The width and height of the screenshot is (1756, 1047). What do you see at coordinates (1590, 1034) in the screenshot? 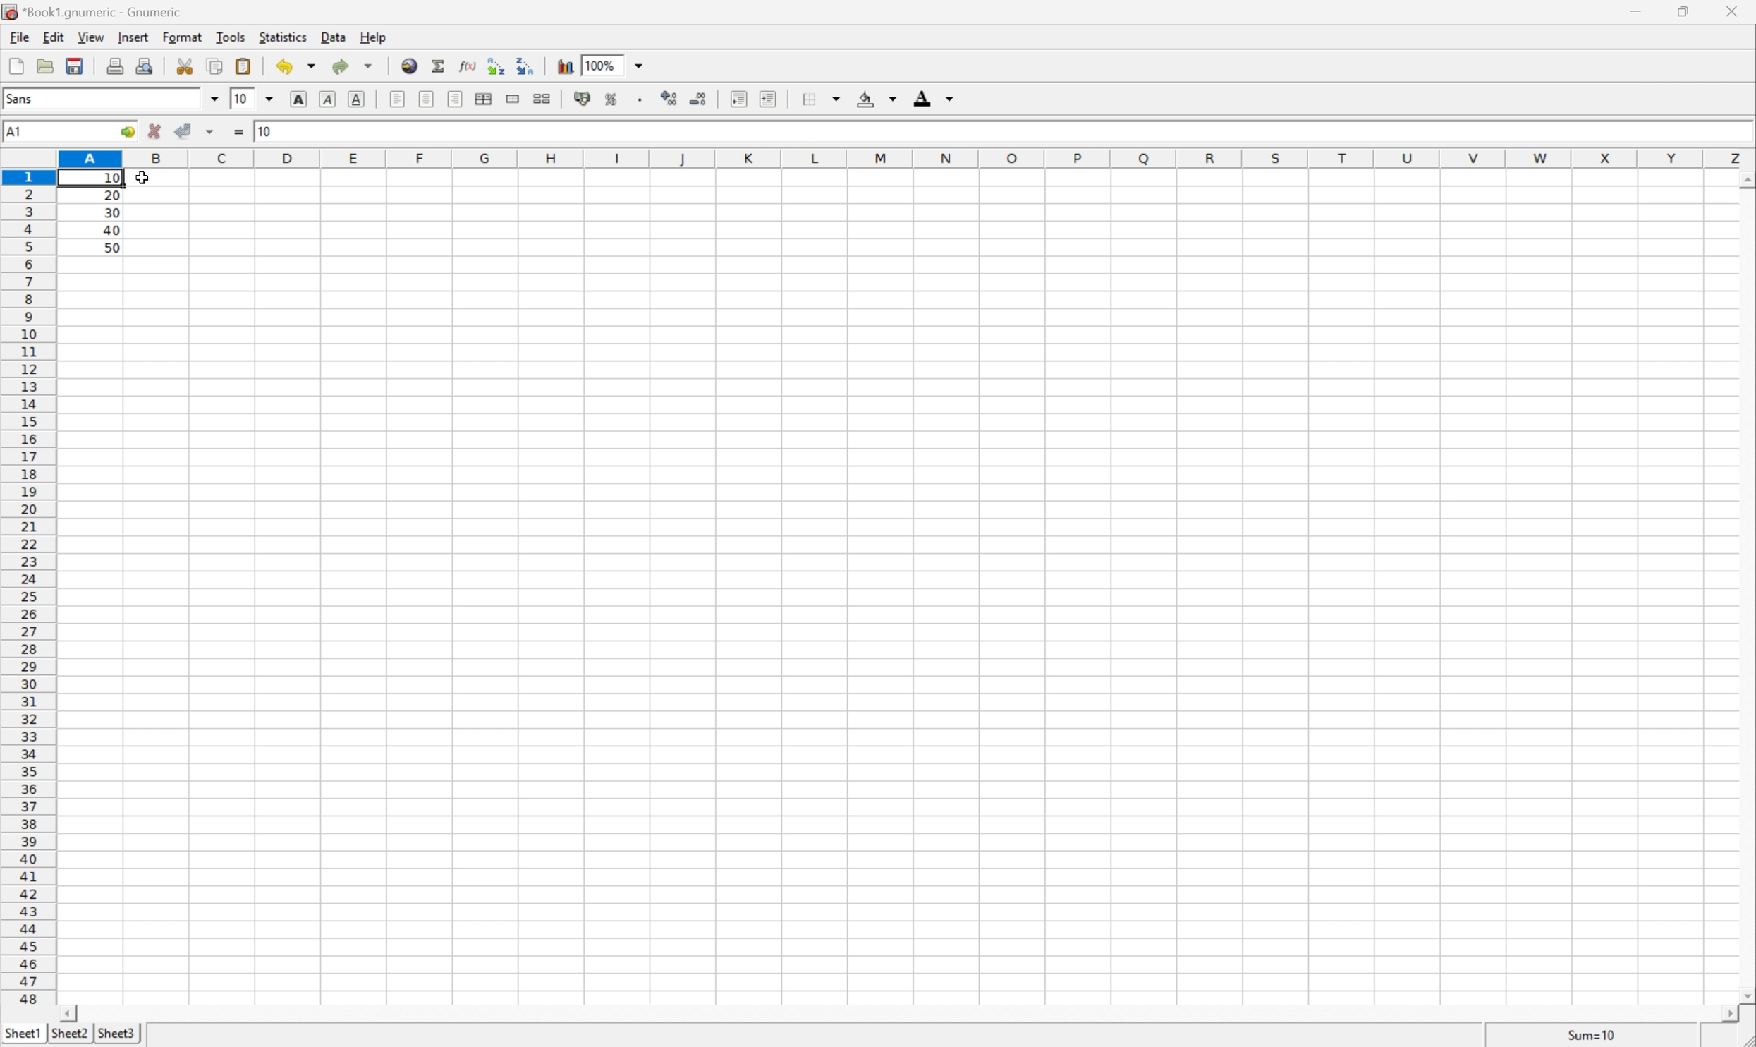
I see `Sum=10` at bounding box center [1590, 1034].